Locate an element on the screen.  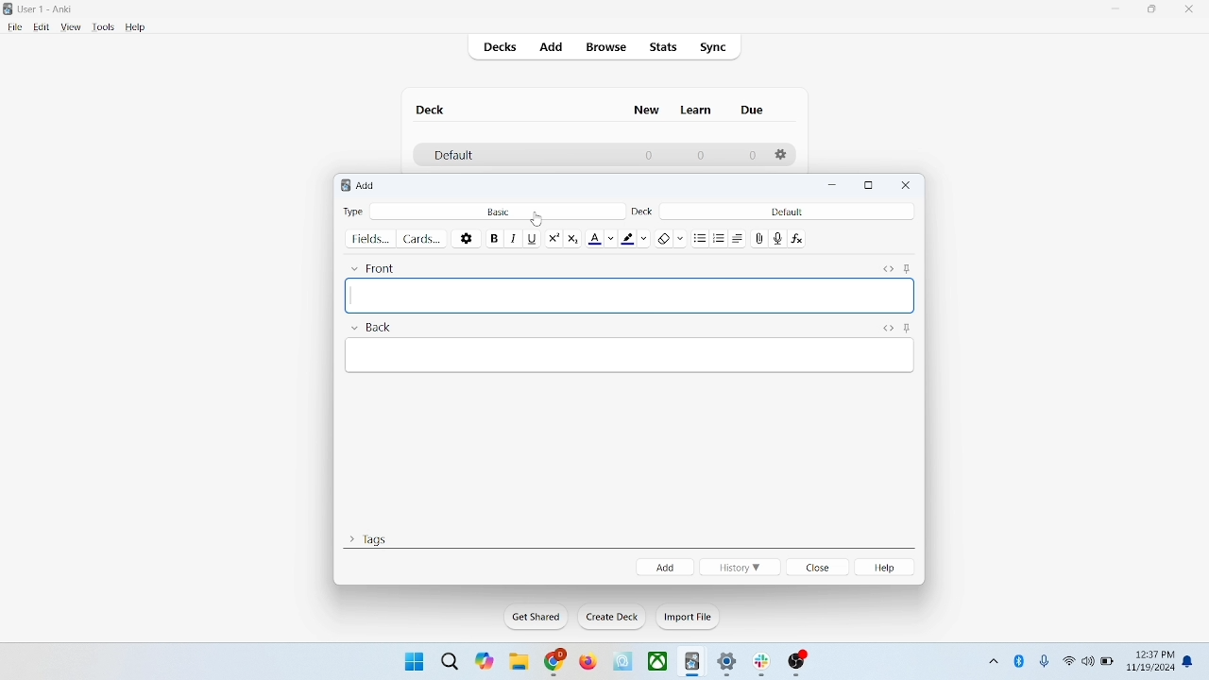
User-1 Anki is located at coordinates (50, 10).